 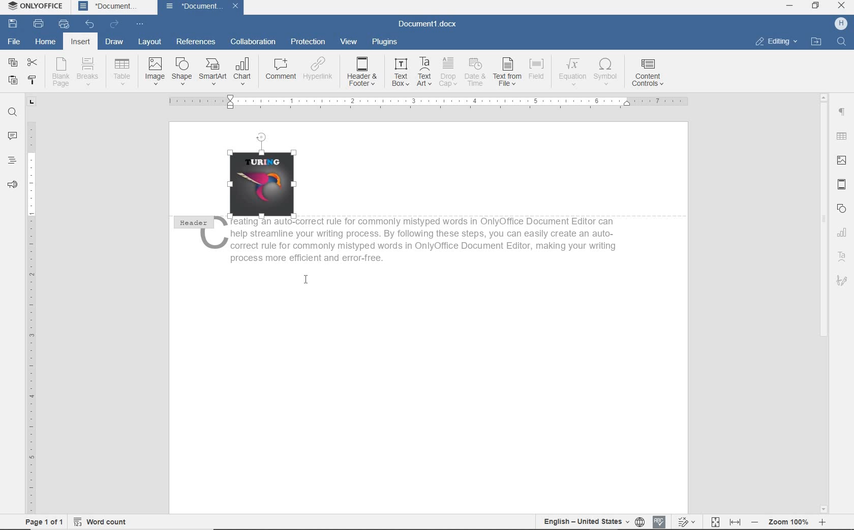 I want to click on Chart, so click(x=843, y=233).